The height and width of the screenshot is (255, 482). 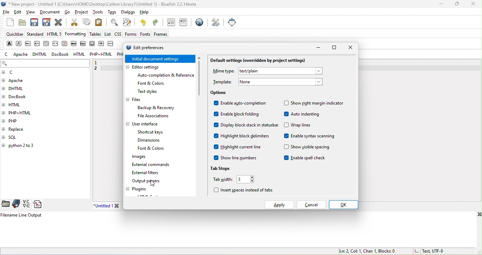 What do you see at coordinates (41, 54) in the screenshot?
I see `dhtml` at bounding box center [41, 54].